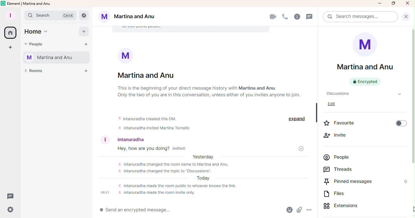 Image resolution: width=415 pixels, height=218 pixels. What do you see at coordinates (346, 182) in the screenshot?
I see `Pinned messages` at bounding box center [346, 182].